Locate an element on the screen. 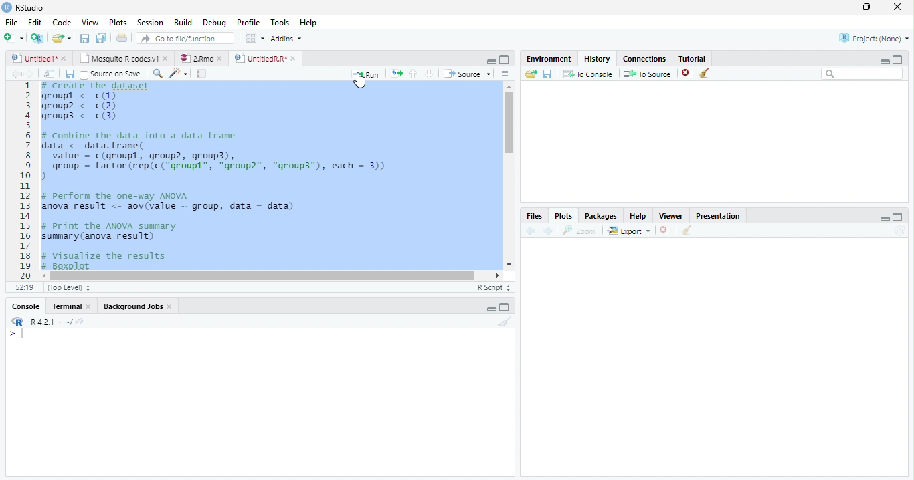 The height and width of the screenshot is (480, 914). Project (None) is located at coordinates (873, 38).